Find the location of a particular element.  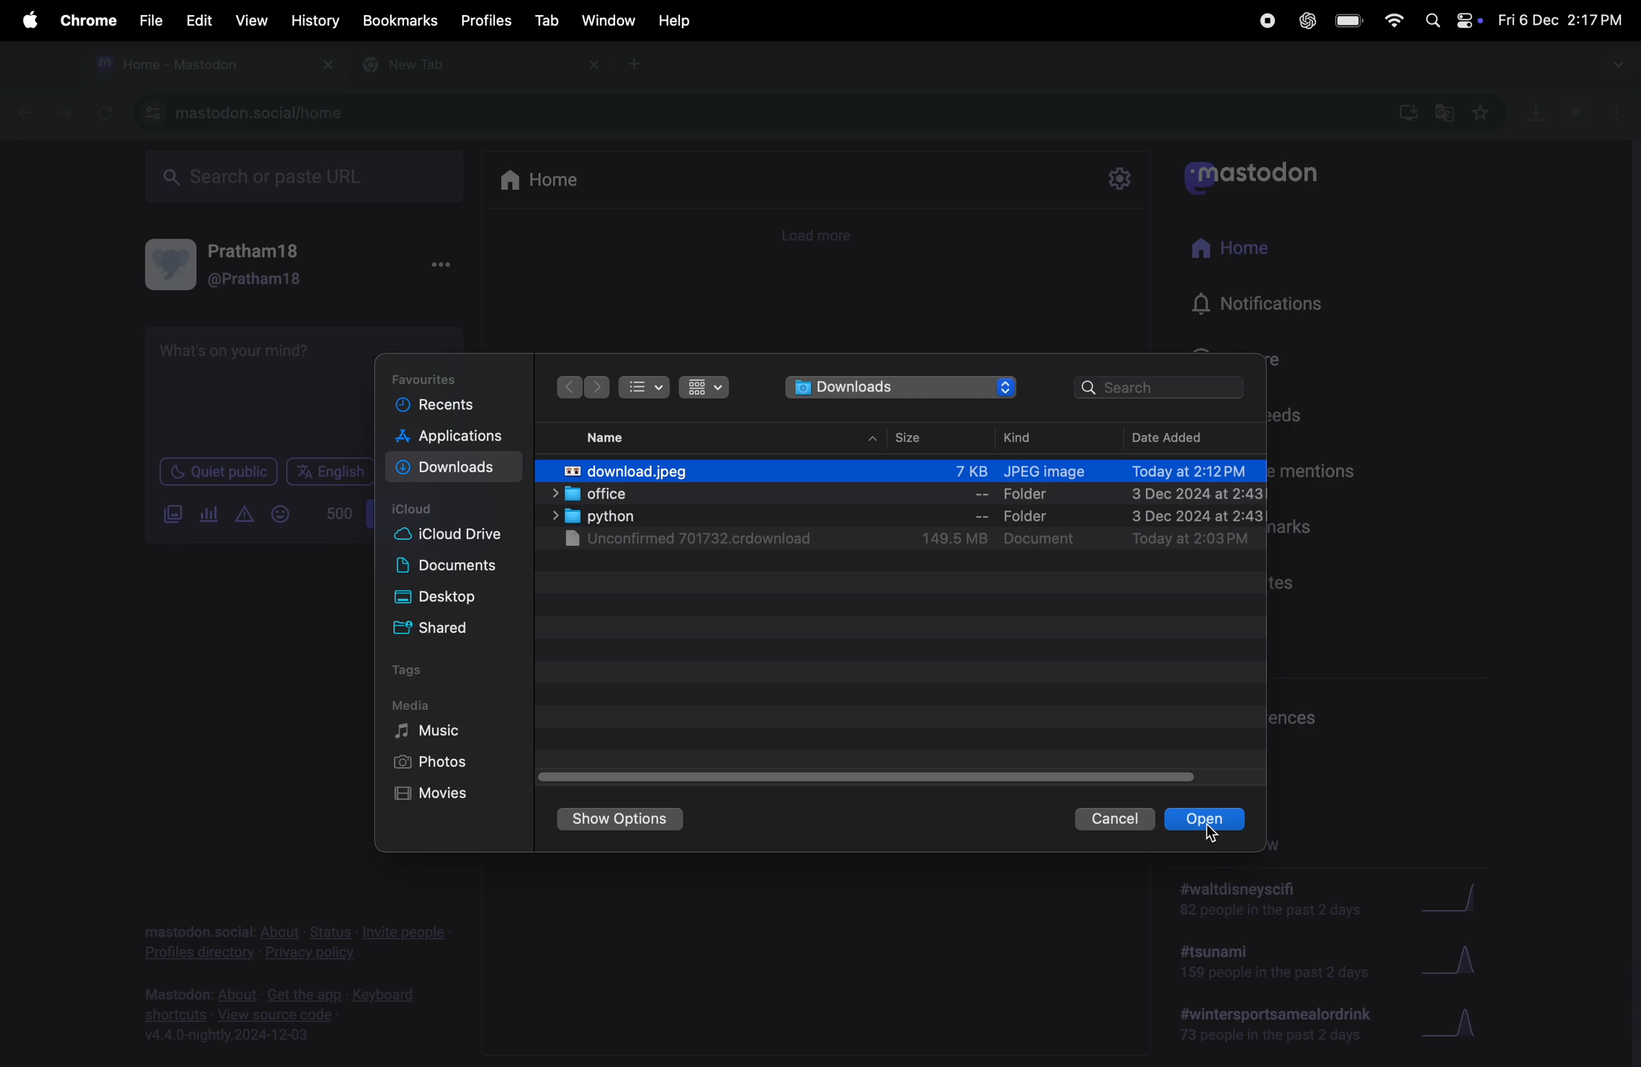

transformation image is located at coordinates (902, 467).